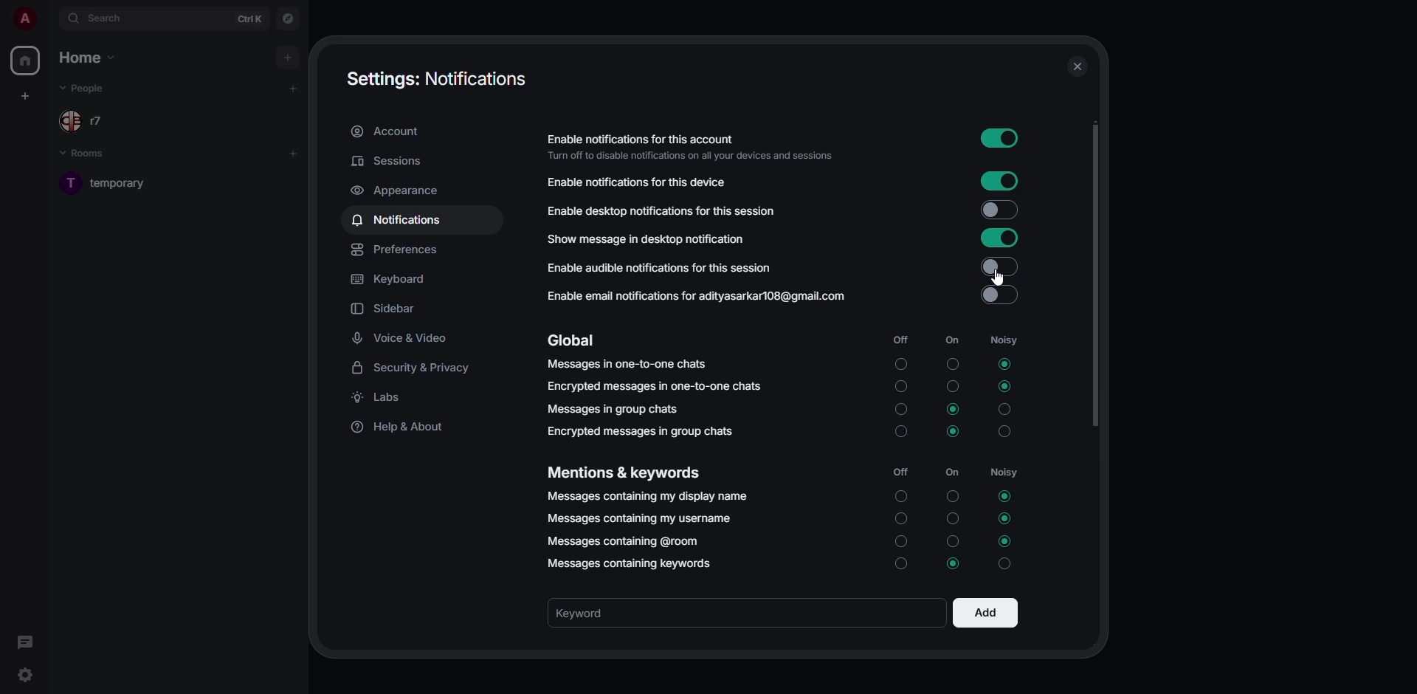 This screenshot has height=694, width=1417. Describe the element at coordinates (293, 87) in the screenshot. I see `add` at that location.